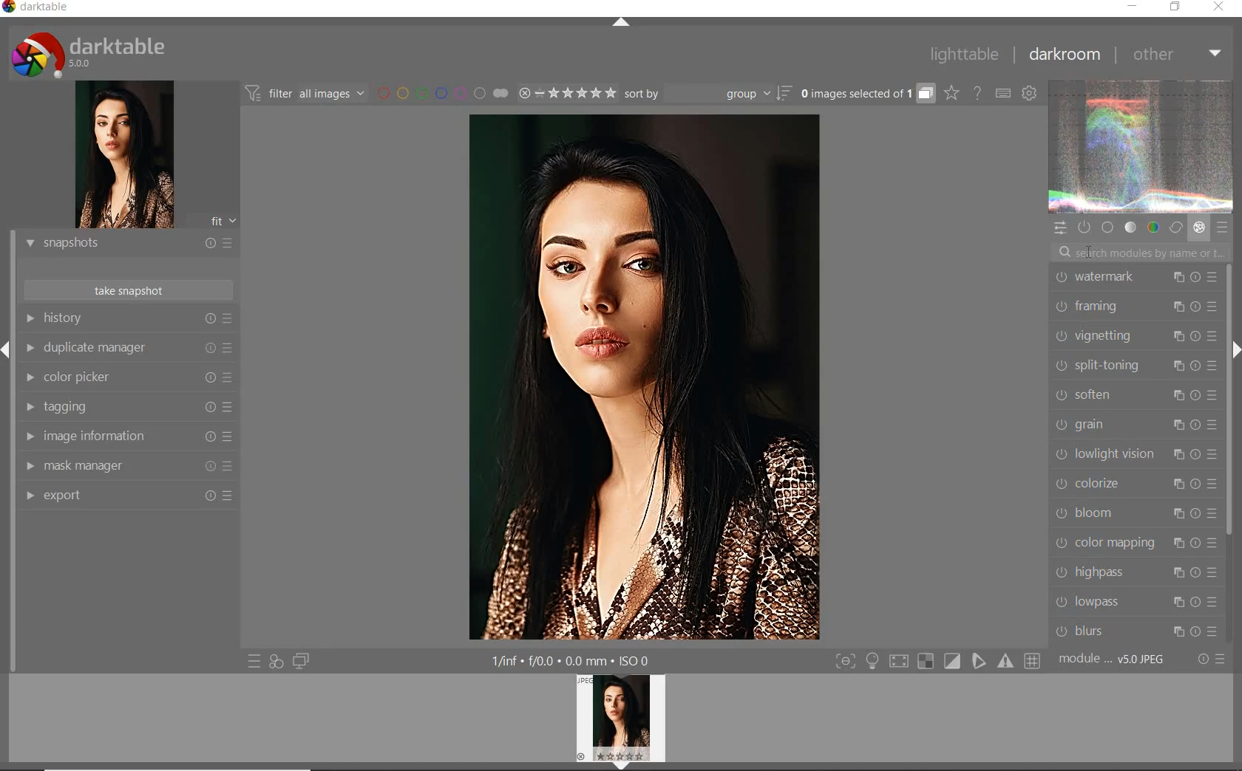 The width and height of the screenshot is (1242, 771). I want to click on MINIMIZE, so click(1133, 7).